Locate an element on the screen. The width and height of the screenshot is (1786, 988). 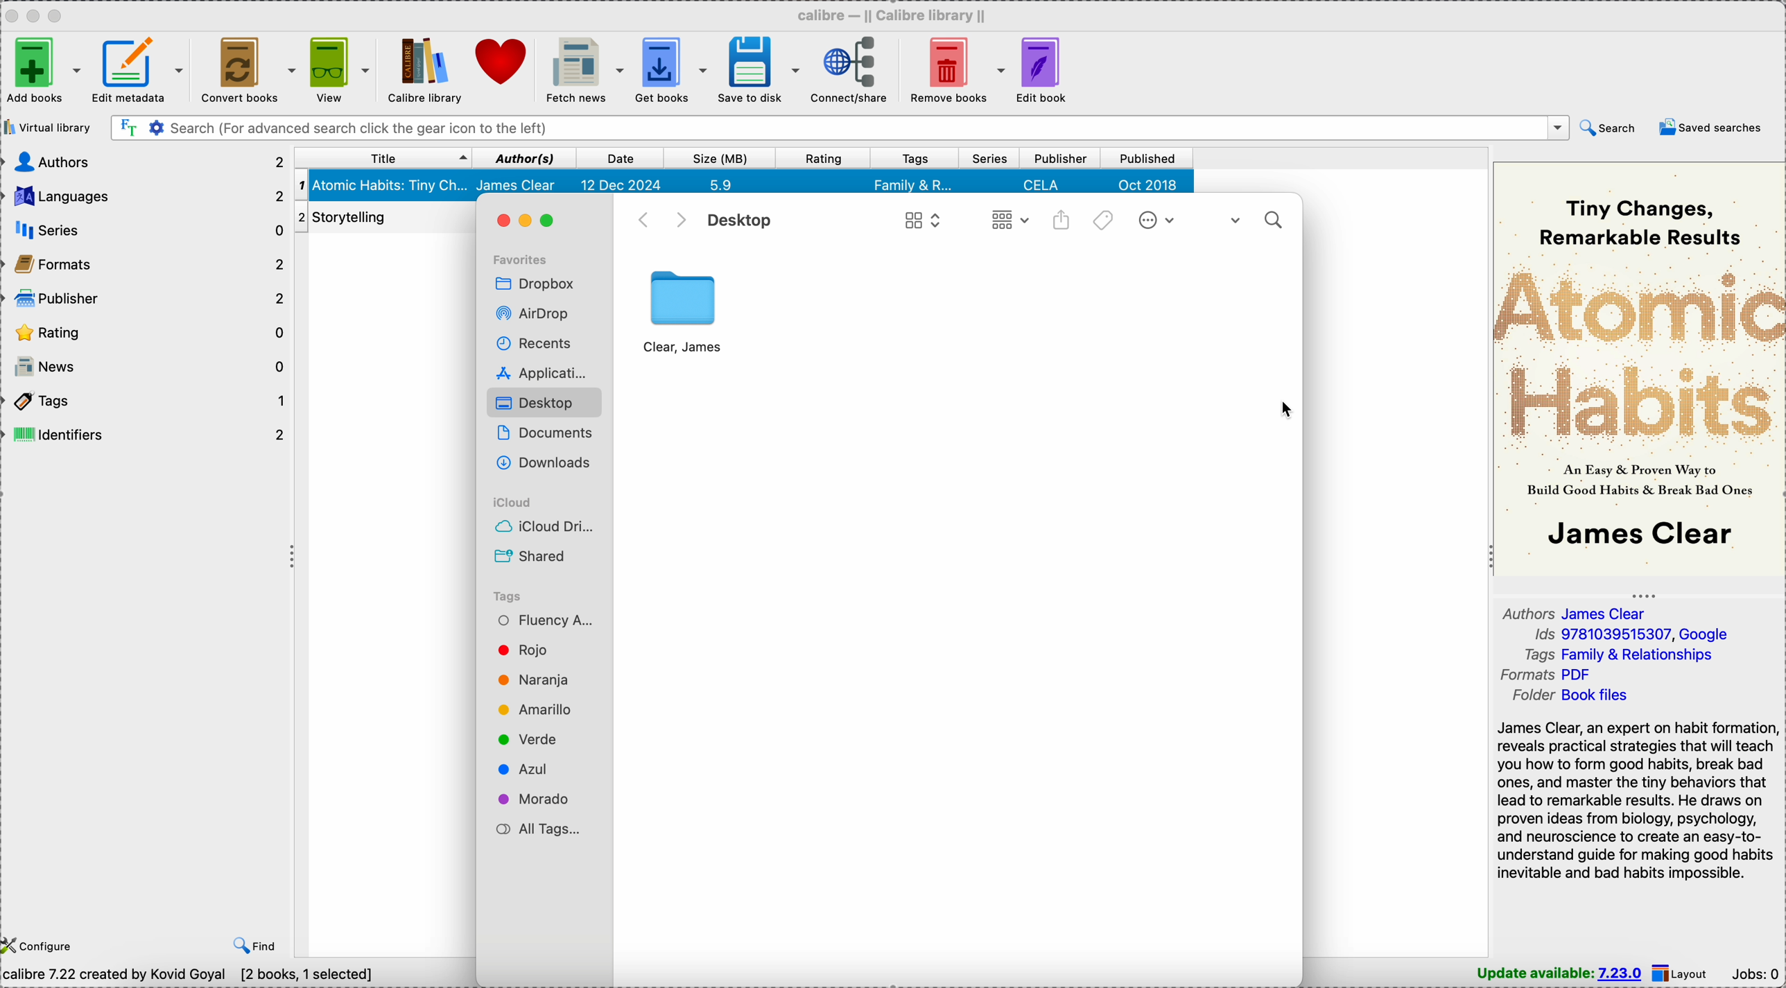
languages is located at coordinates (144, 197).